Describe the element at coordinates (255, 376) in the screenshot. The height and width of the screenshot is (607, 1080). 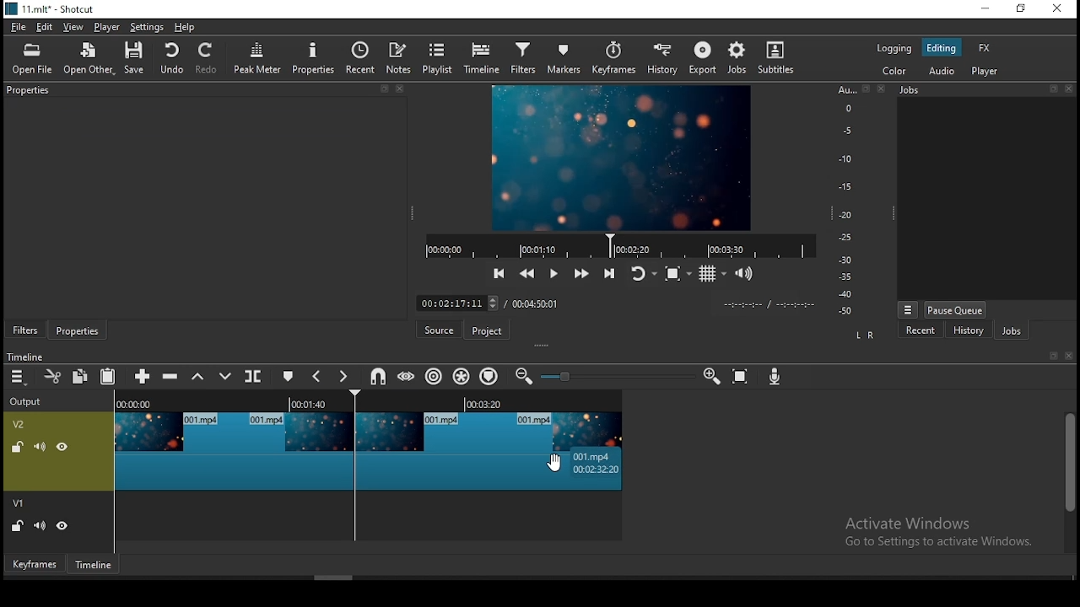
I see `split at playhead` at that location.